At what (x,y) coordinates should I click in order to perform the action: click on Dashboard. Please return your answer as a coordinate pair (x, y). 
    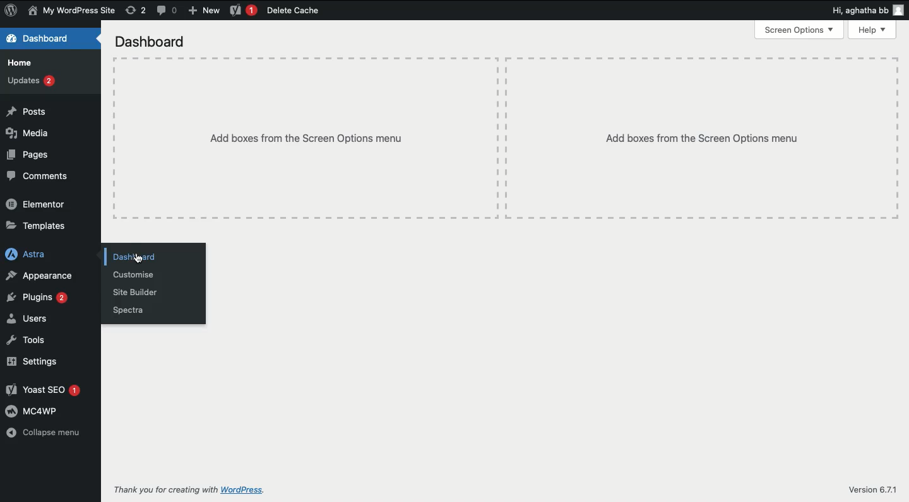
    Looking at the image, I should click on (133, 256).